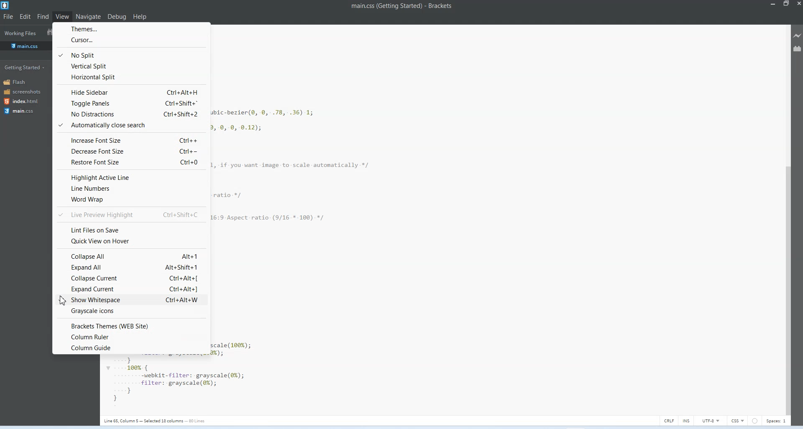 Image resolution: width=803 pixels, height=429 pixels. What do you see at coordinates (130, 267) in the screenshot?
I see `Expand all` at bounding box center [130, 267].